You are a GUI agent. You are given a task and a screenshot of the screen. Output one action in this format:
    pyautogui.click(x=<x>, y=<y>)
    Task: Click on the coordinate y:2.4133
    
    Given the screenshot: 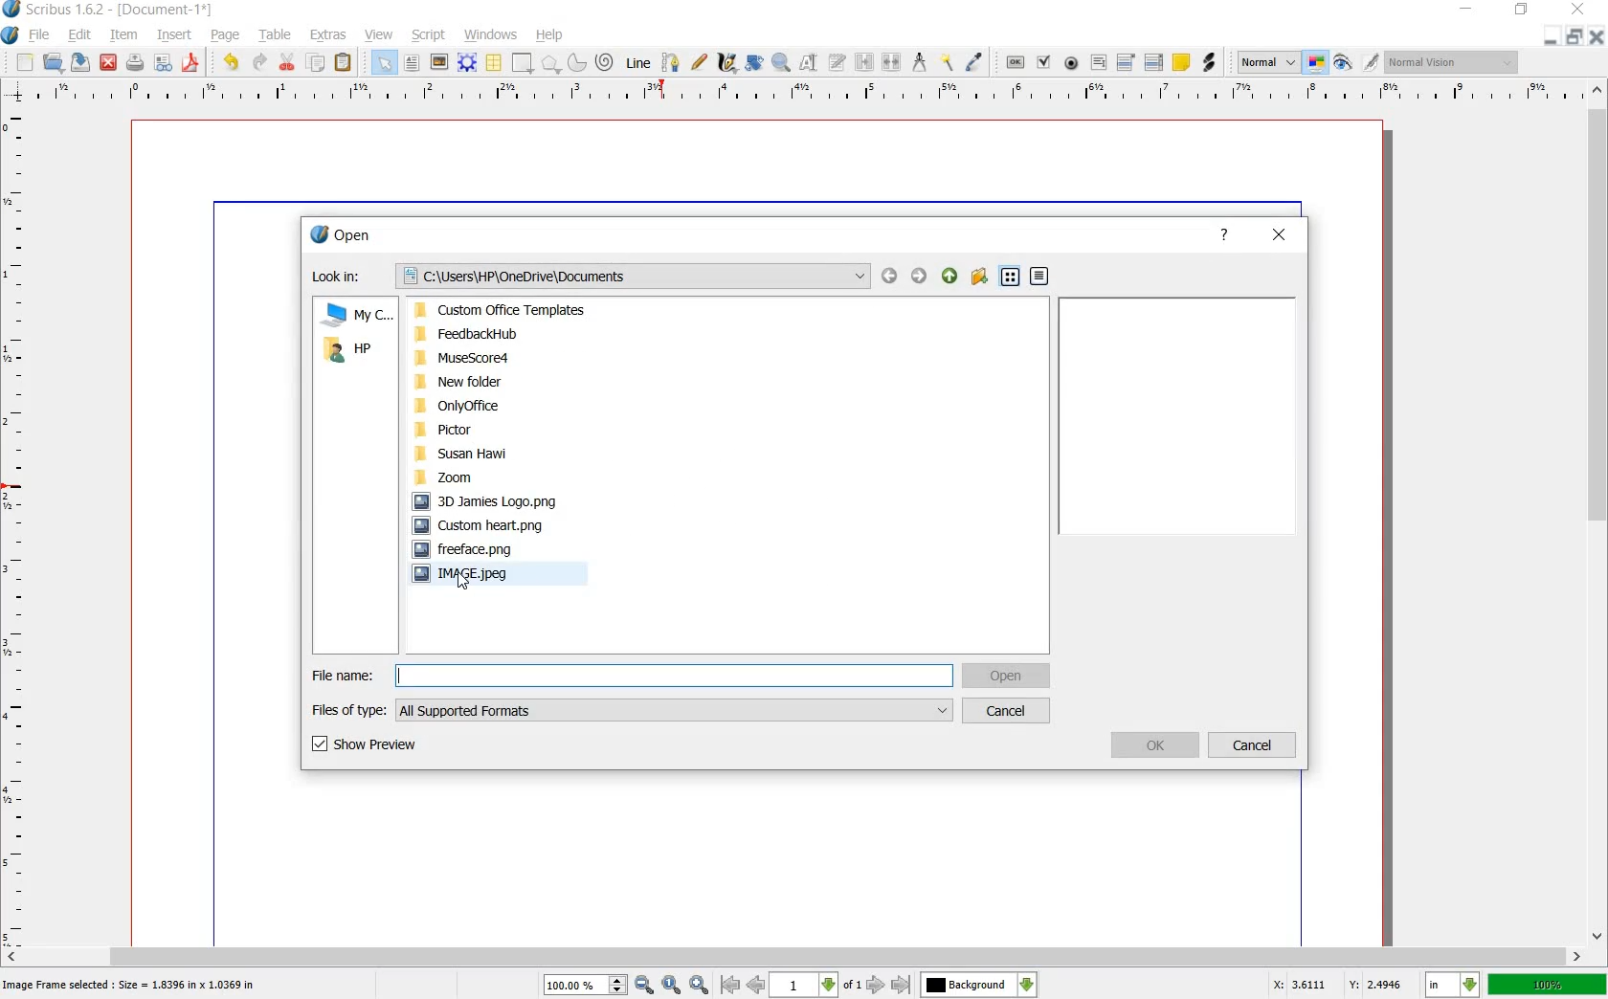 What is the action you would take?
    pyautogui.click(x=1380, y=983)
    